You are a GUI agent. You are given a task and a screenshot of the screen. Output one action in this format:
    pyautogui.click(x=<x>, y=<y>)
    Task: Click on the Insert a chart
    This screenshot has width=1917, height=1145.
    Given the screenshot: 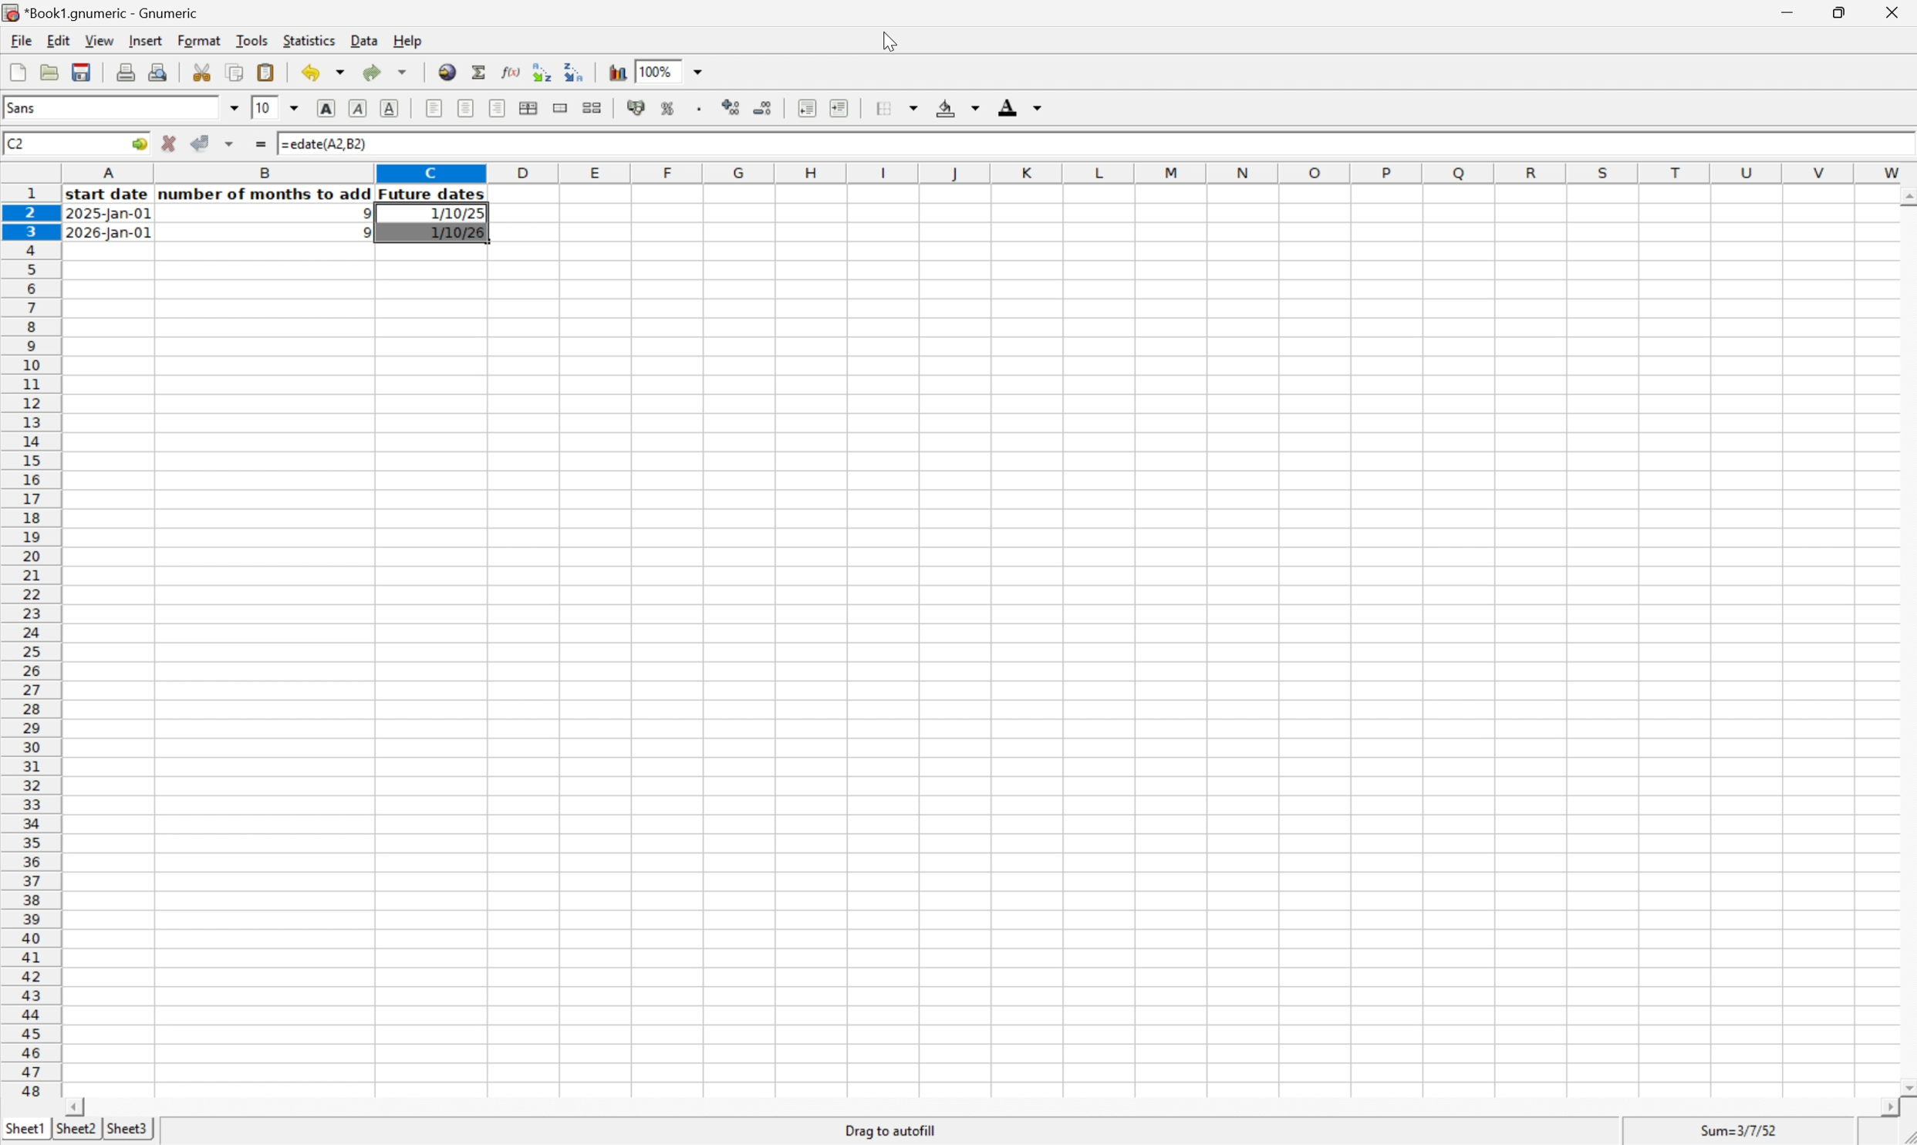 What is the action you would take?
    pyautogui.click(x=619, y=72)
    